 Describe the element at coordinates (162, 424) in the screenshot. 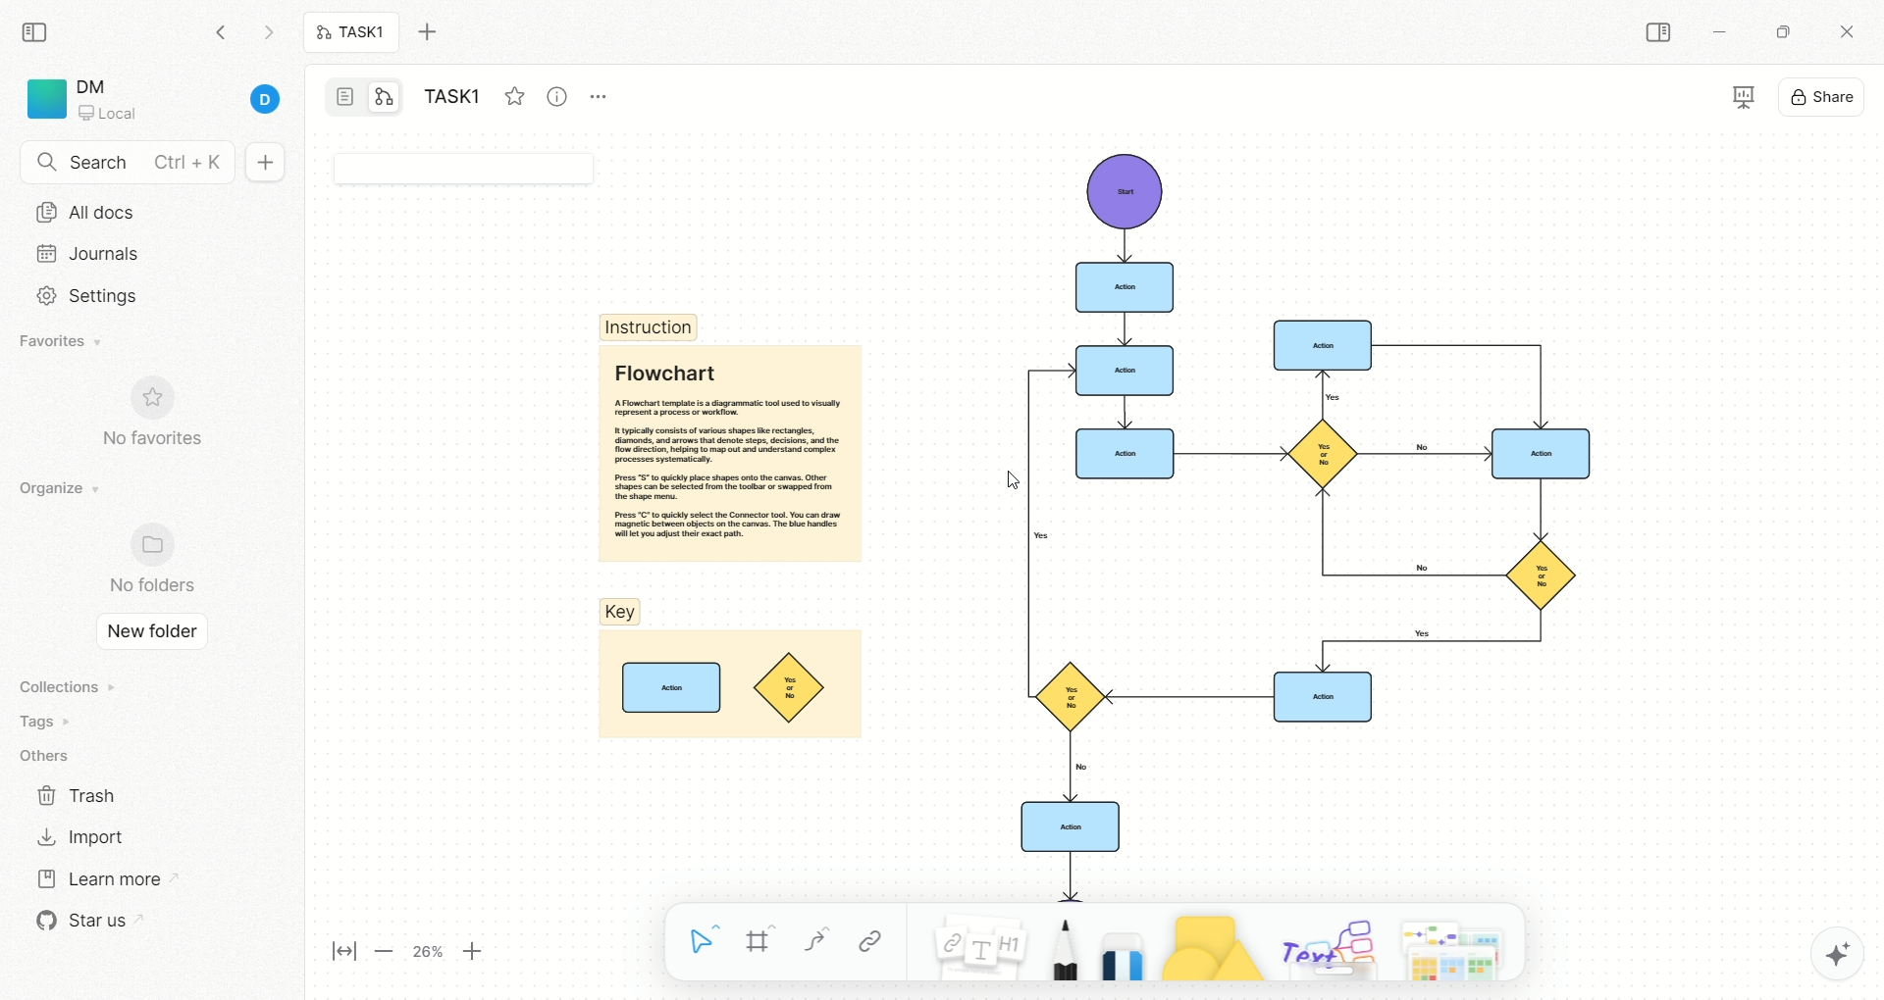

I see `no favorites` at that location.